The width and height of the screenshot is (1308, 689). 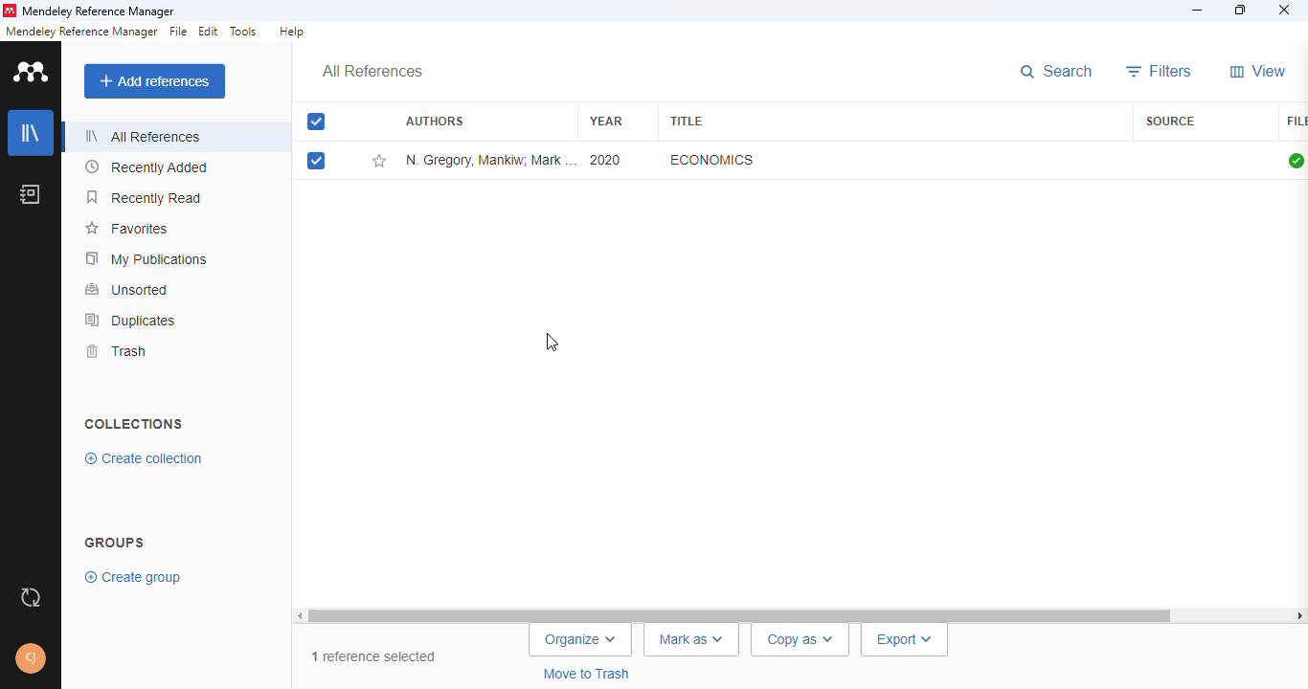 What do you see at coordinates (145, 135) in the screenshot?
I see `all references` at bounding box center [145, 135].